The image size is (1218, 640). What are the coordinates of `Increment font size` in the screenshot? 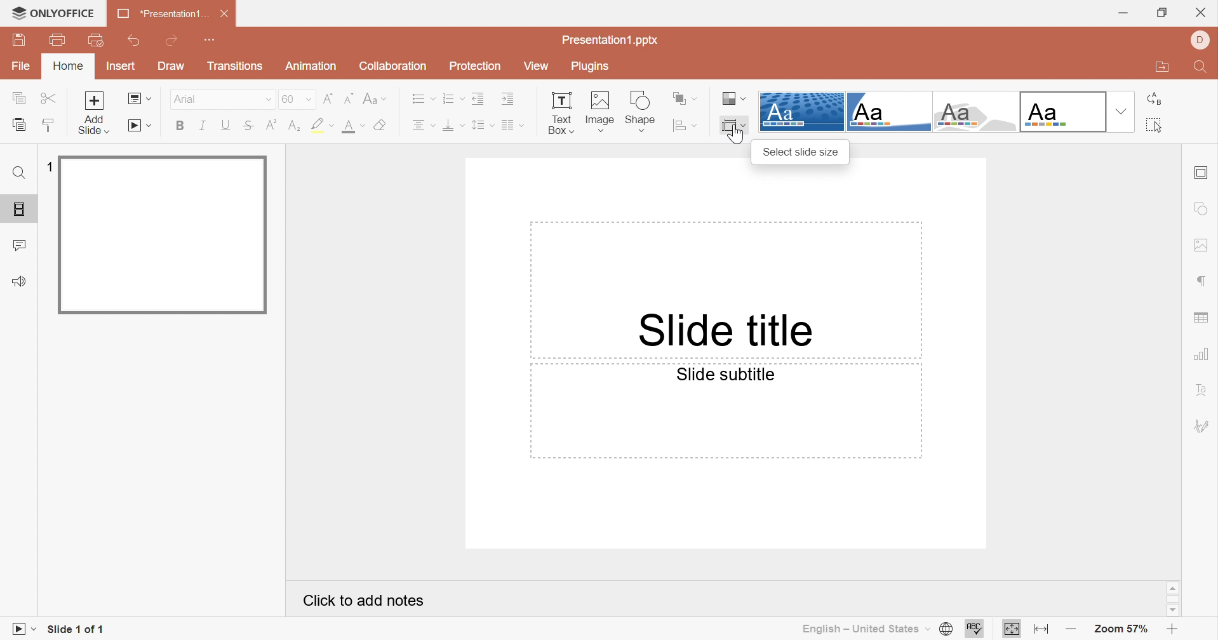 It's located at (330, 98).